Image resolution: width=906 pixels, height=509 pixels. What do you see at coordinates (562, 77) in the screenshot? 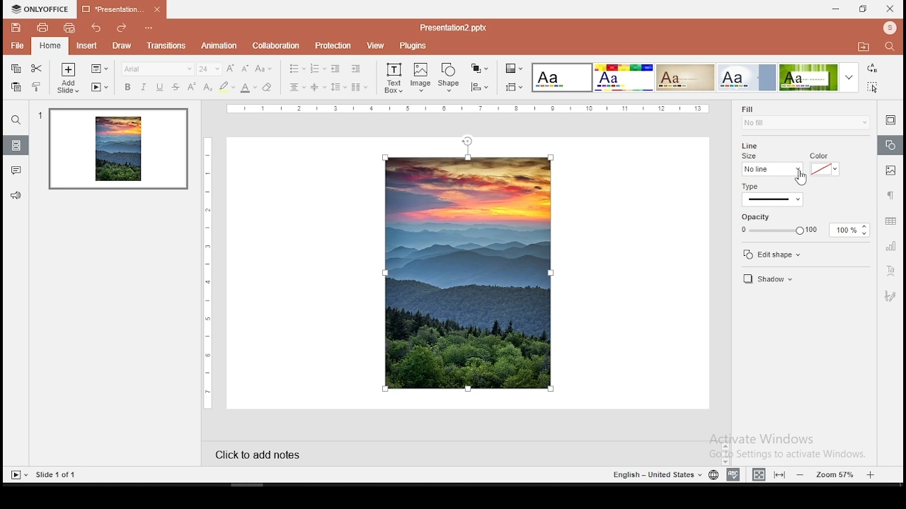
I see `theme ` at bounding box center [562, 77].